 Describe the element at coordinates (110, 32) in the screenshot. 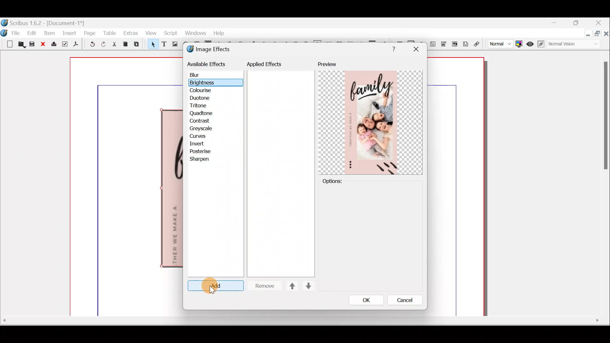

I see `Table` at that location.